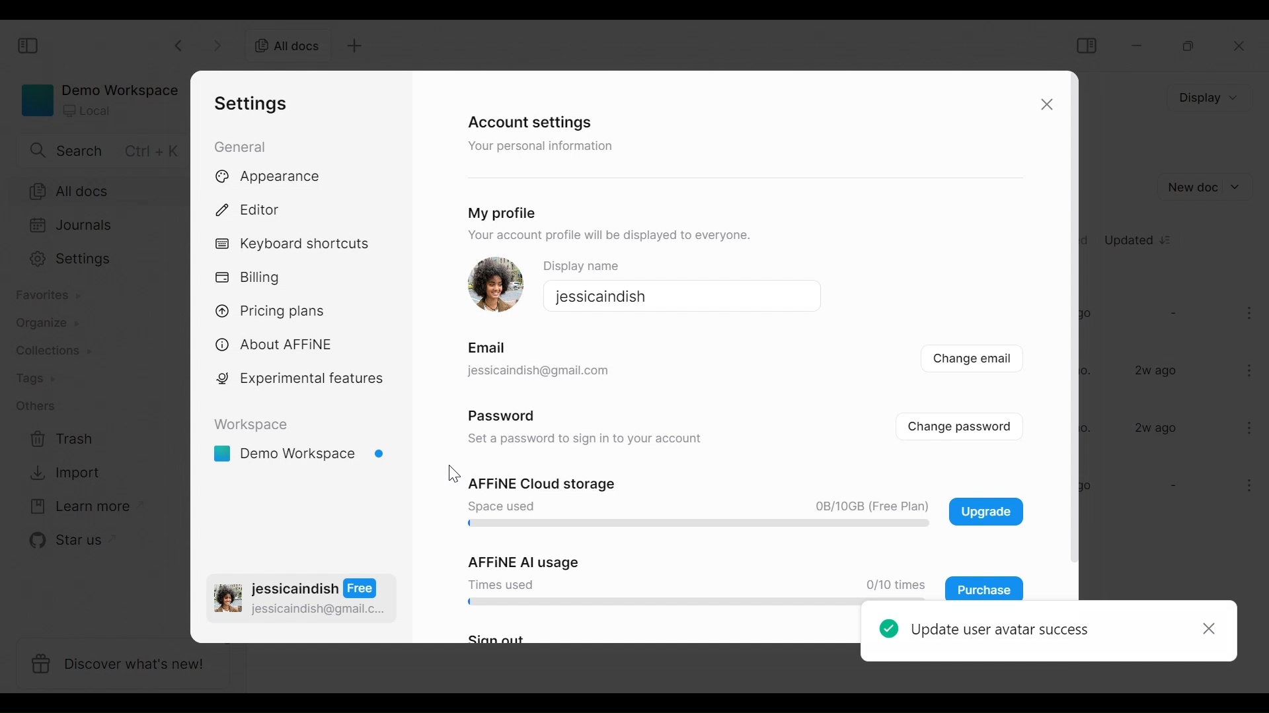 This screenshot has width=1269, height=713. I want to click on Show/Hide Sidebar, so click(30, 46).